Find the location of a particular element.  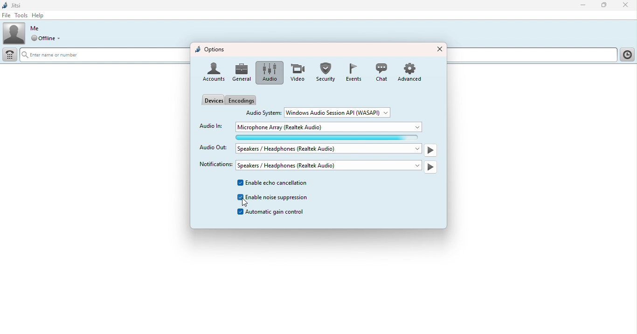

Enter name or number is located at coordinates (104, 56).